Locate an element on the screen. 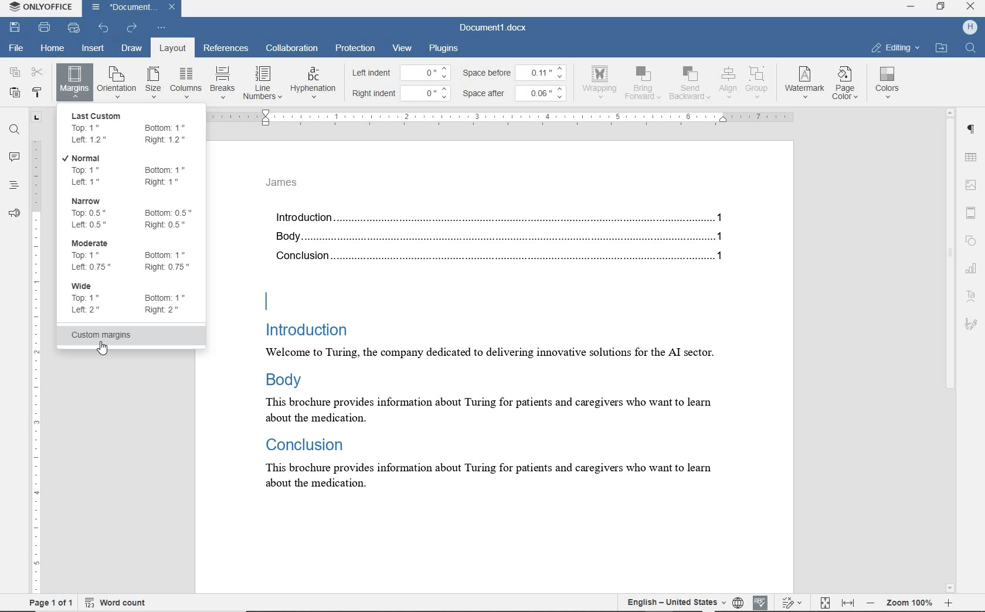 Image resolution: width=985 pixels, height=612 pixels. word count is located at coordinates (116, 603).